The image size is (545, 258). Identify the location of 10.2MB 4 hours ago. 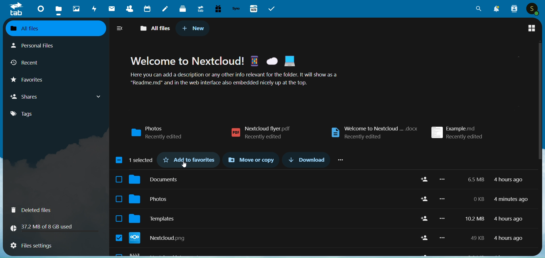
(494, 219).